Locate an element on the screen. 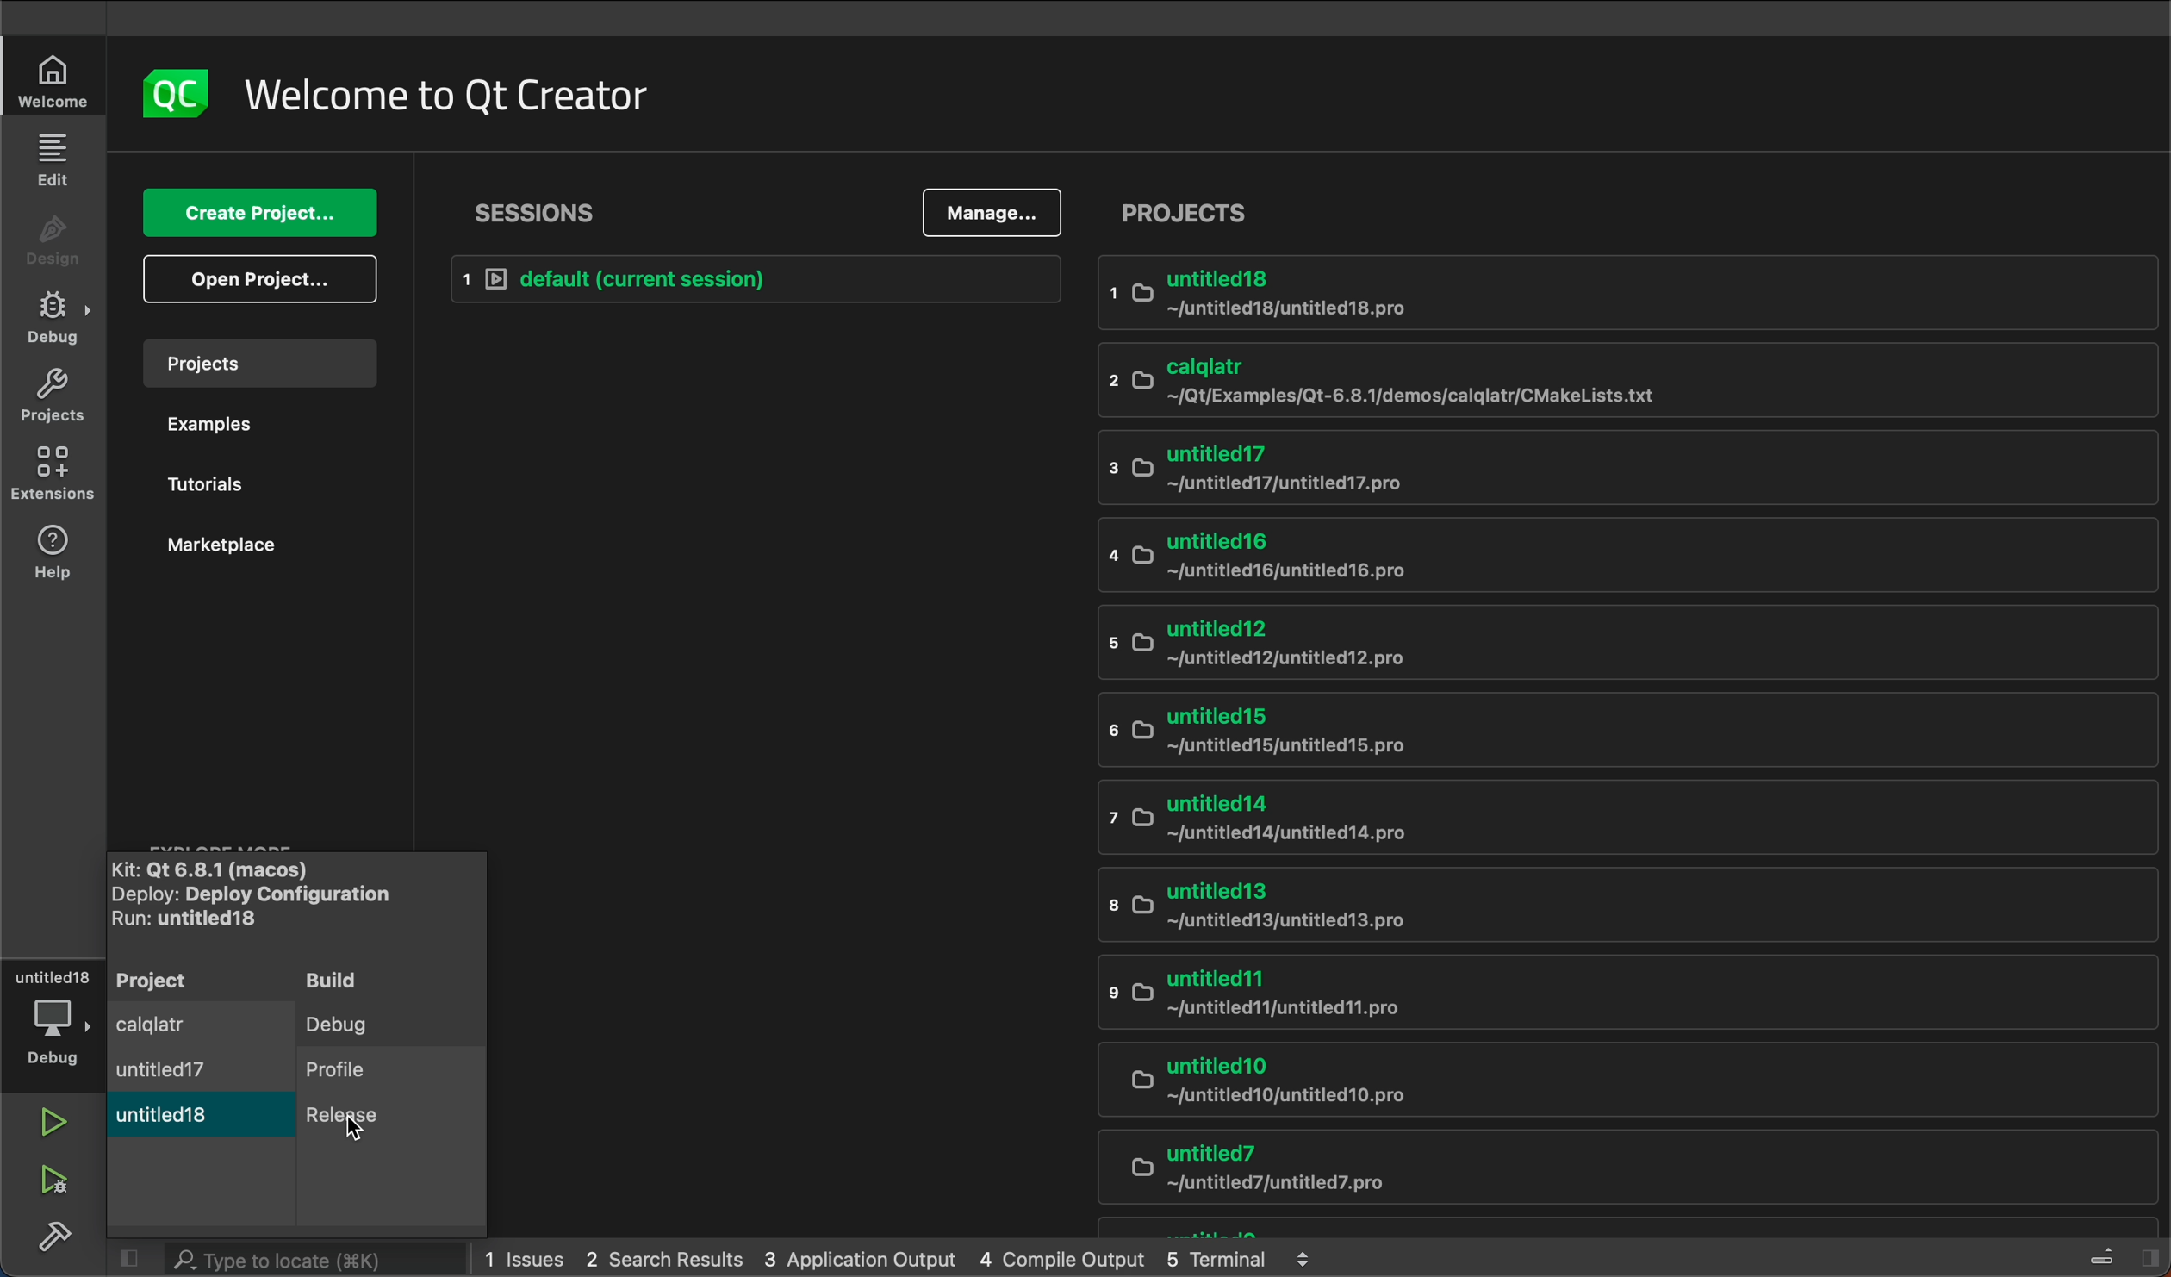 The height and width of the screenshot is (1277, 2171). build is located at coordinates (382, 981).